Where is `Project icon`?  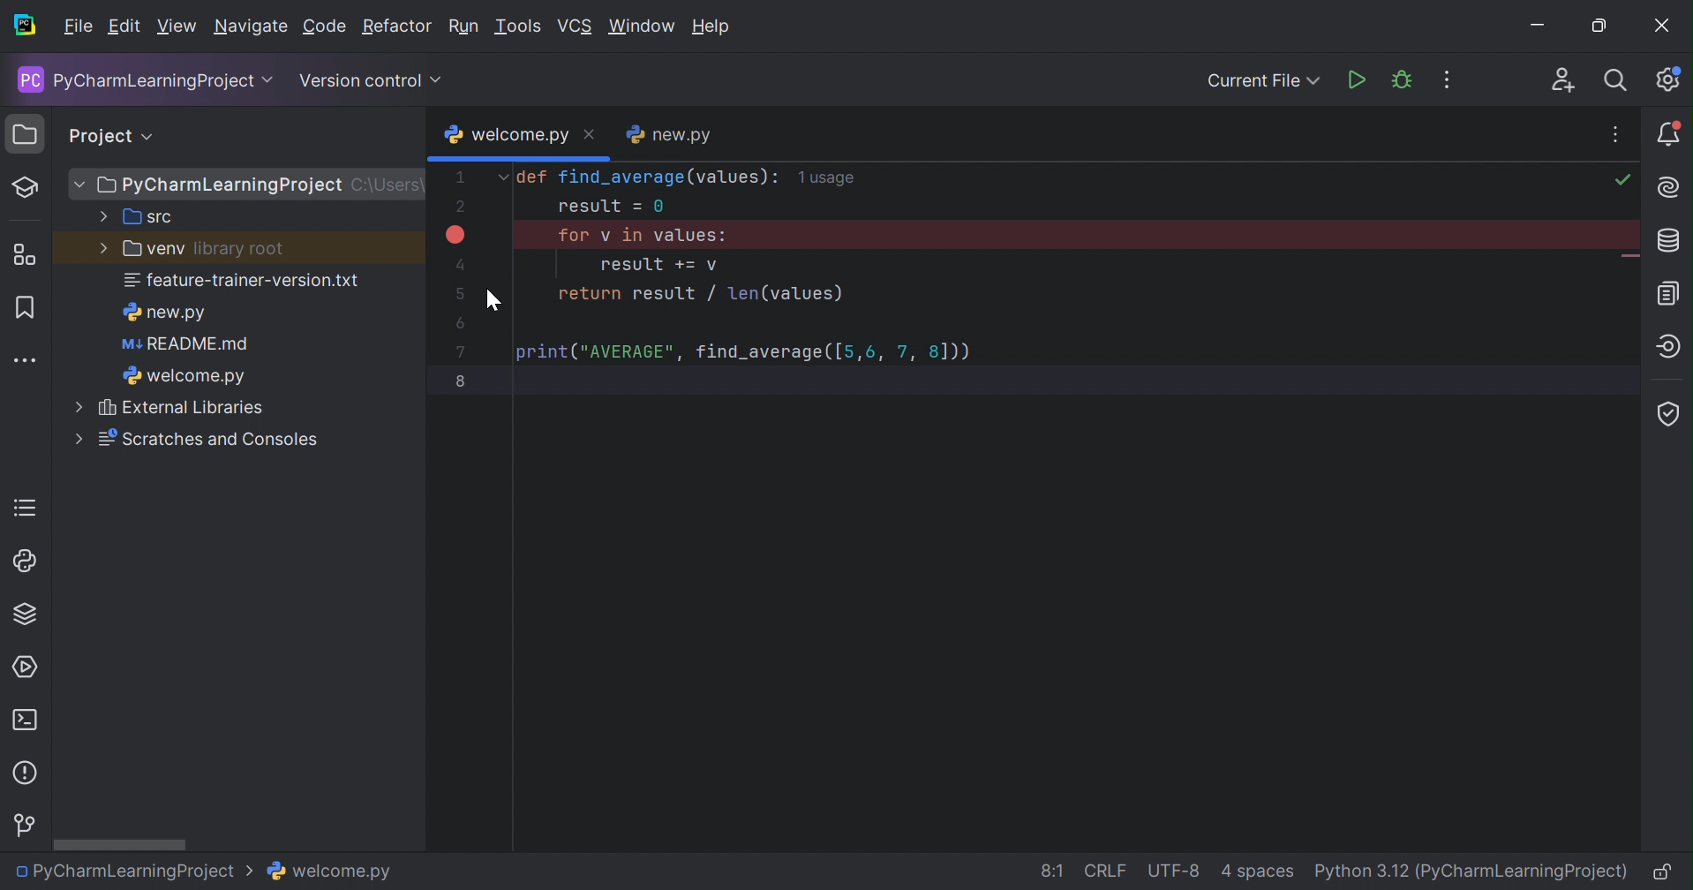 Project icon is located at coordinates (21, 132).